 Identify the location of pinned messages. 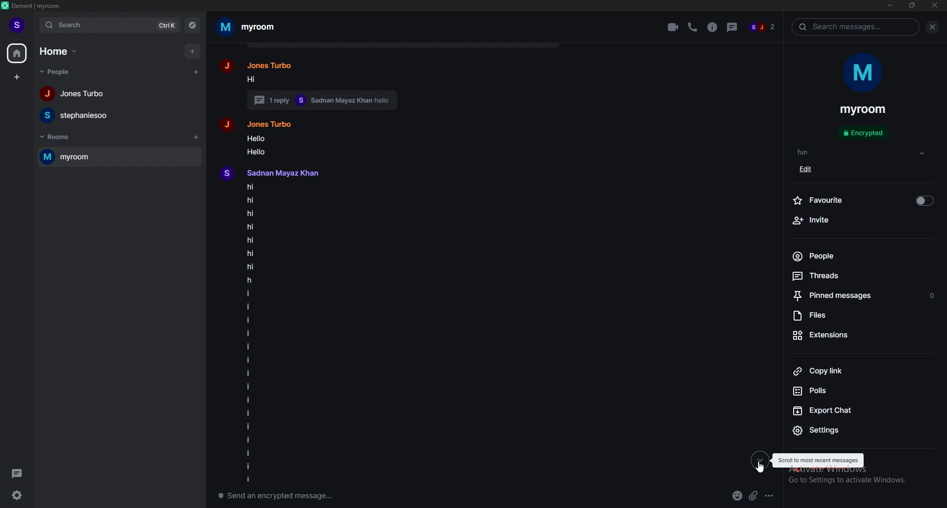
(865, 294).